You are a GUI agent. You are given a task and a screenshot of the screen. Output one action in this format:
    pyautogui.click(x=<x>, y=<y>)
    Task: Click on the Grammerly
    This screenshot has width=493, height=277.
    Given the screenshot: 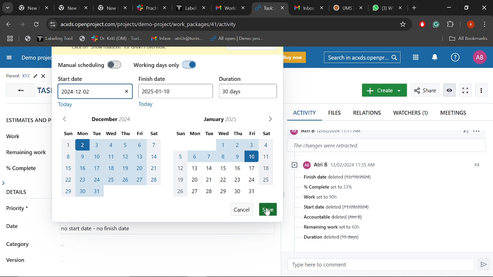 What is the action you would take?
    pyautogui.click(x=436, y=25)
    